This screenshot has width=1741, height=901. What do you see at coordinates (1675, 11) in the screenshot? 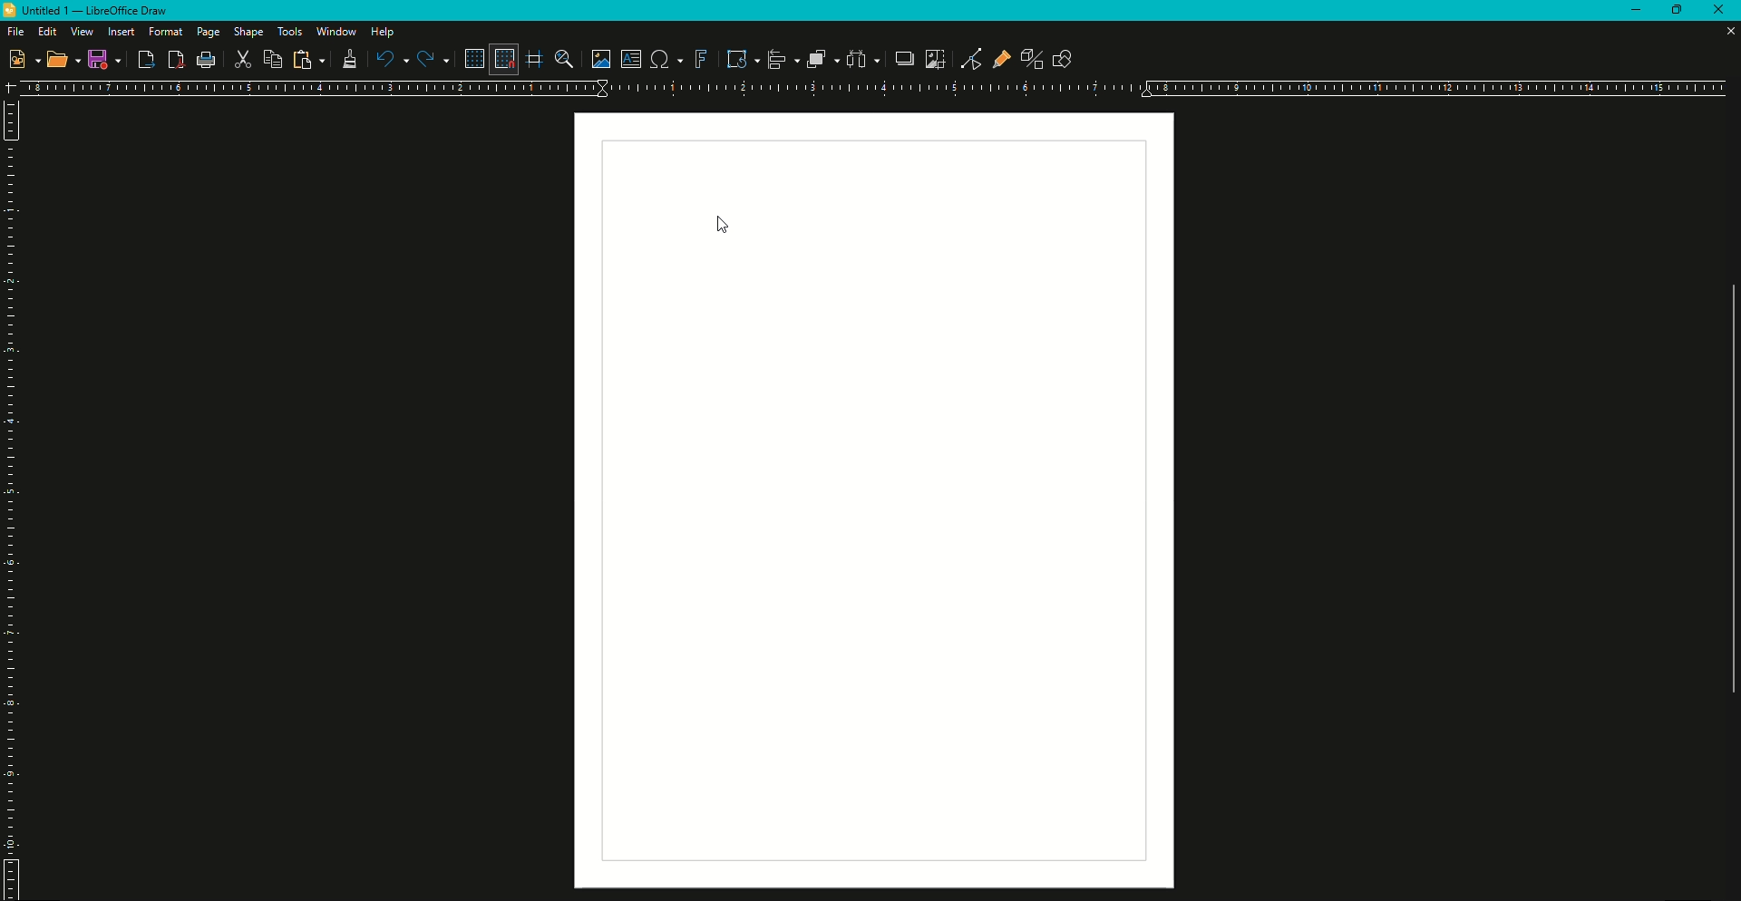
I see `Restore` at bounding box center [1675, 11].